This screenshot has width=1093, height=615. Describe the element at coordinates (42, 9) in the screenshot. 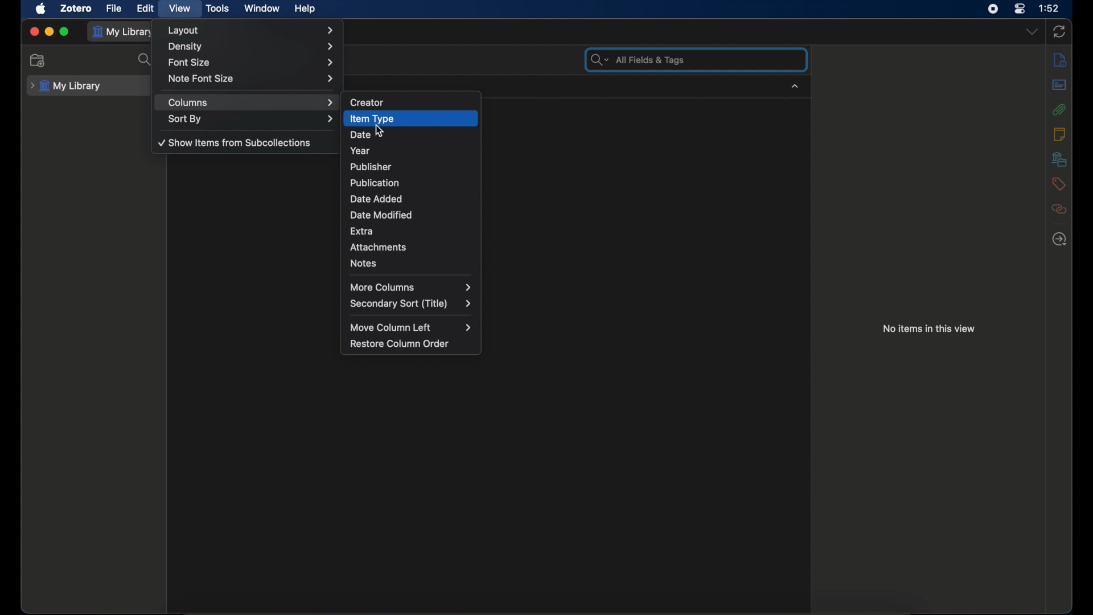

I see `apple icon` at that location.